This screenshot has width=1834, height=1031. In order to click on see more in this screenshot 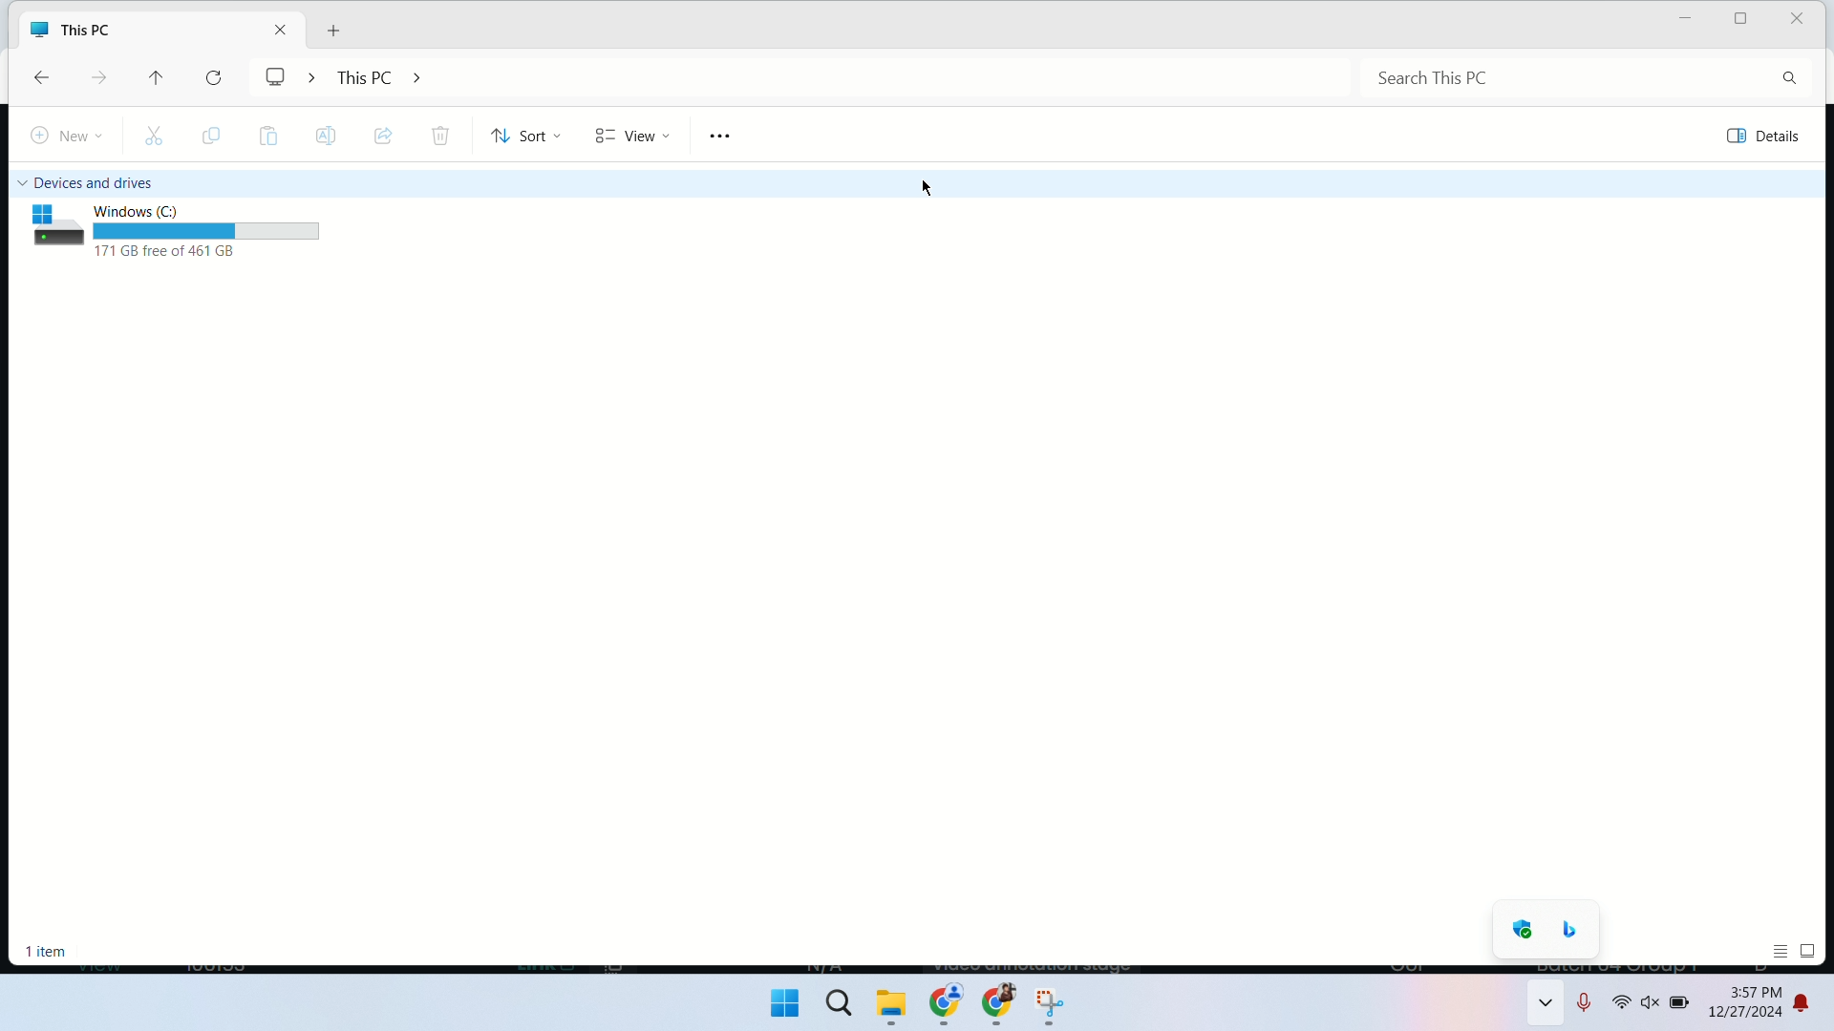, I will do `click(729, 137)`.